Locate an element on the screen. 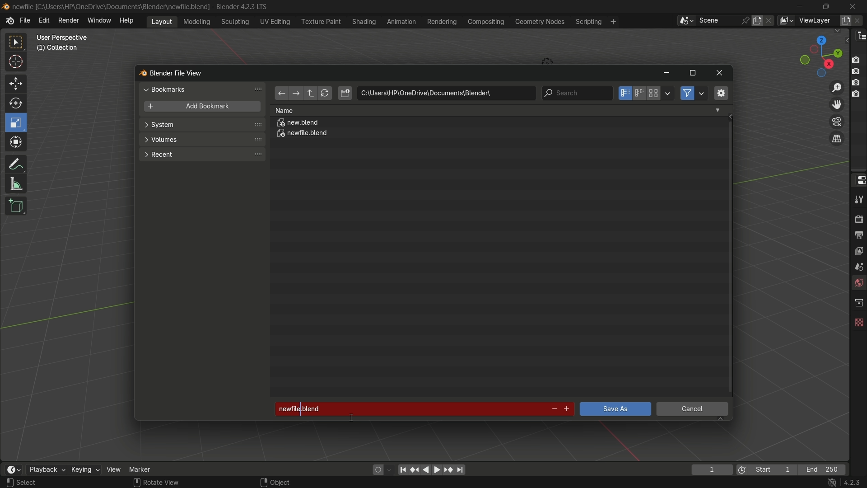 The height and width of the screenshot is (488, 867). C:\User:\\HP\Onedrive\Documents\Blender is located at coordinates (111, 7).